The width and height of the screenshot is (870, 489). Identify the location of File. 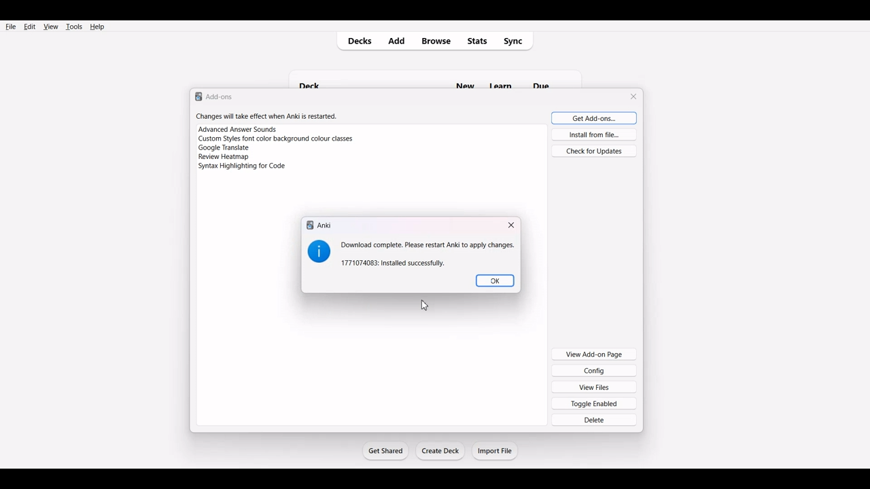
(11, 26).